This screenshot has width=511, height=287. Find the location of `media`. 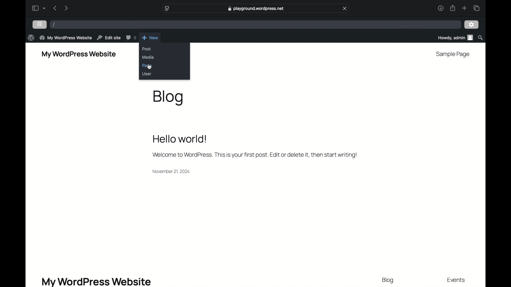

media is located at coordinates (148, 57).